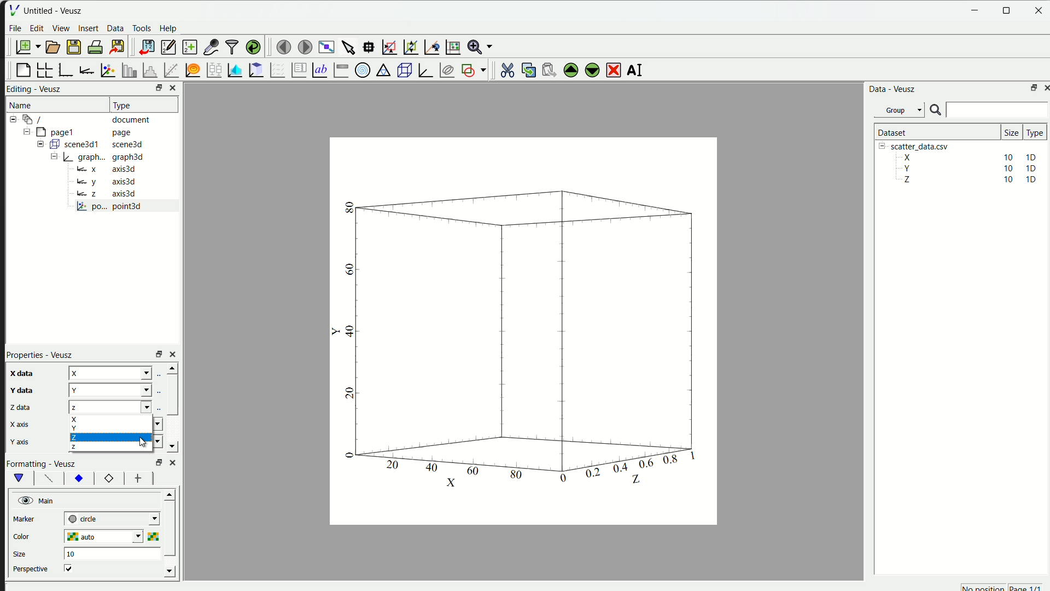 This screenshot has height=591, width=1050. Describe the element at coordinates (429, 45) in the screenshot. I see `recenter graph axes` at that location.